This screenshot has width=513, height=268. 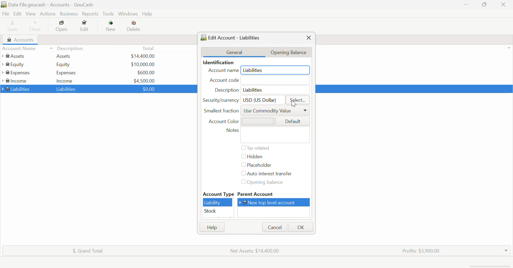 What do you see at coordinates (65, 80) in the screenshot?
I see `Income` at bounding box center [65, 80].